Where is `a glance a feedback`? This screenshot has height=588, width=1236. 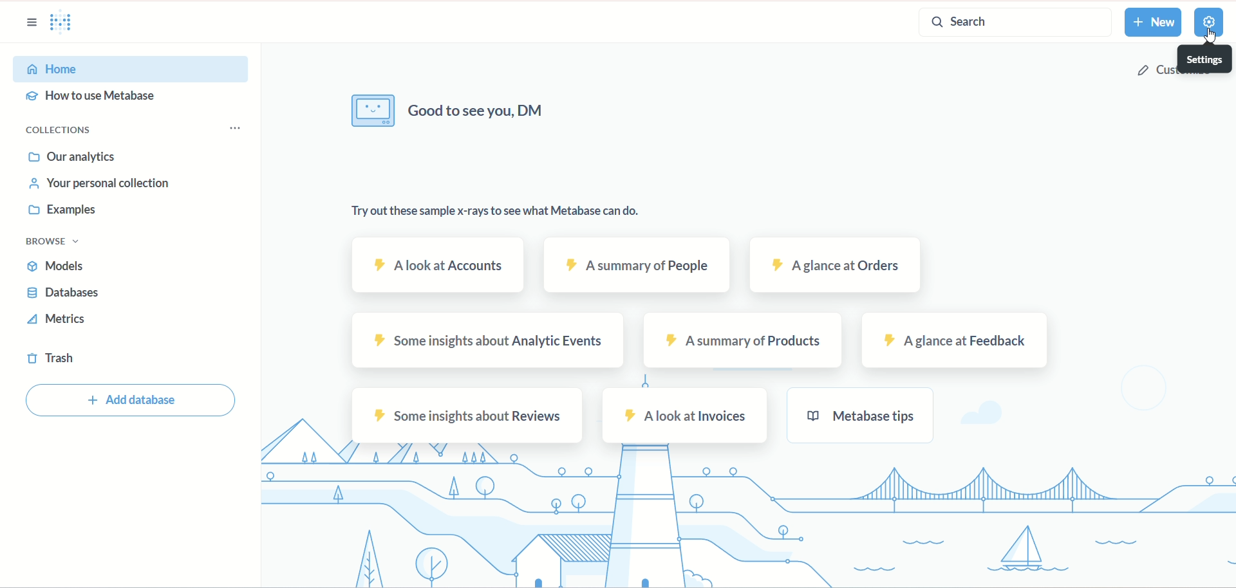
a glance a feedback is located at coordinates (959, 342).